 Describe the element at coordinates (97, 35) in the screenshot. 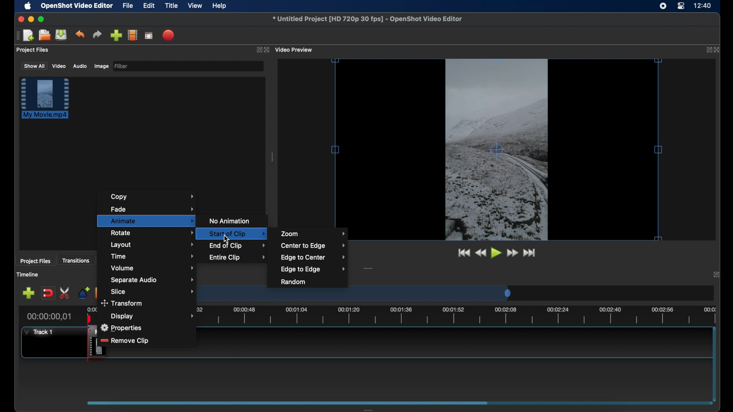

I see `redo` at that location.